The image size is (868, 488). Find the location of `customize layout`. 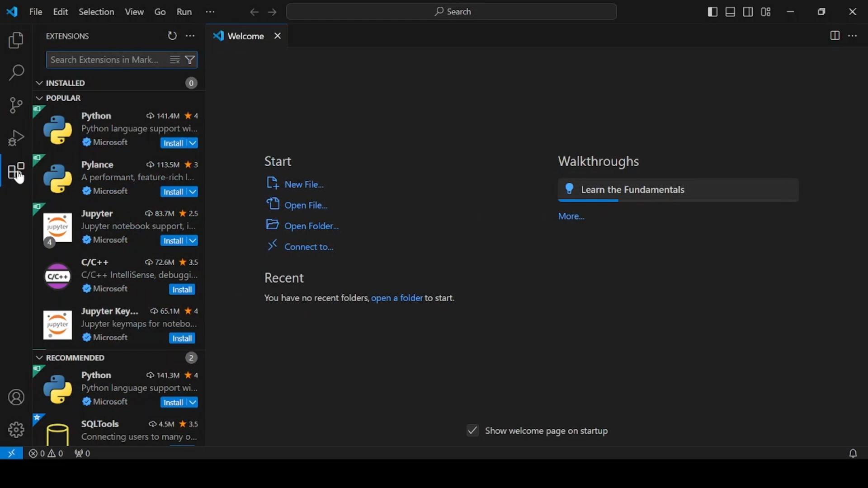

customize layout is located at coordinates (767, 11).